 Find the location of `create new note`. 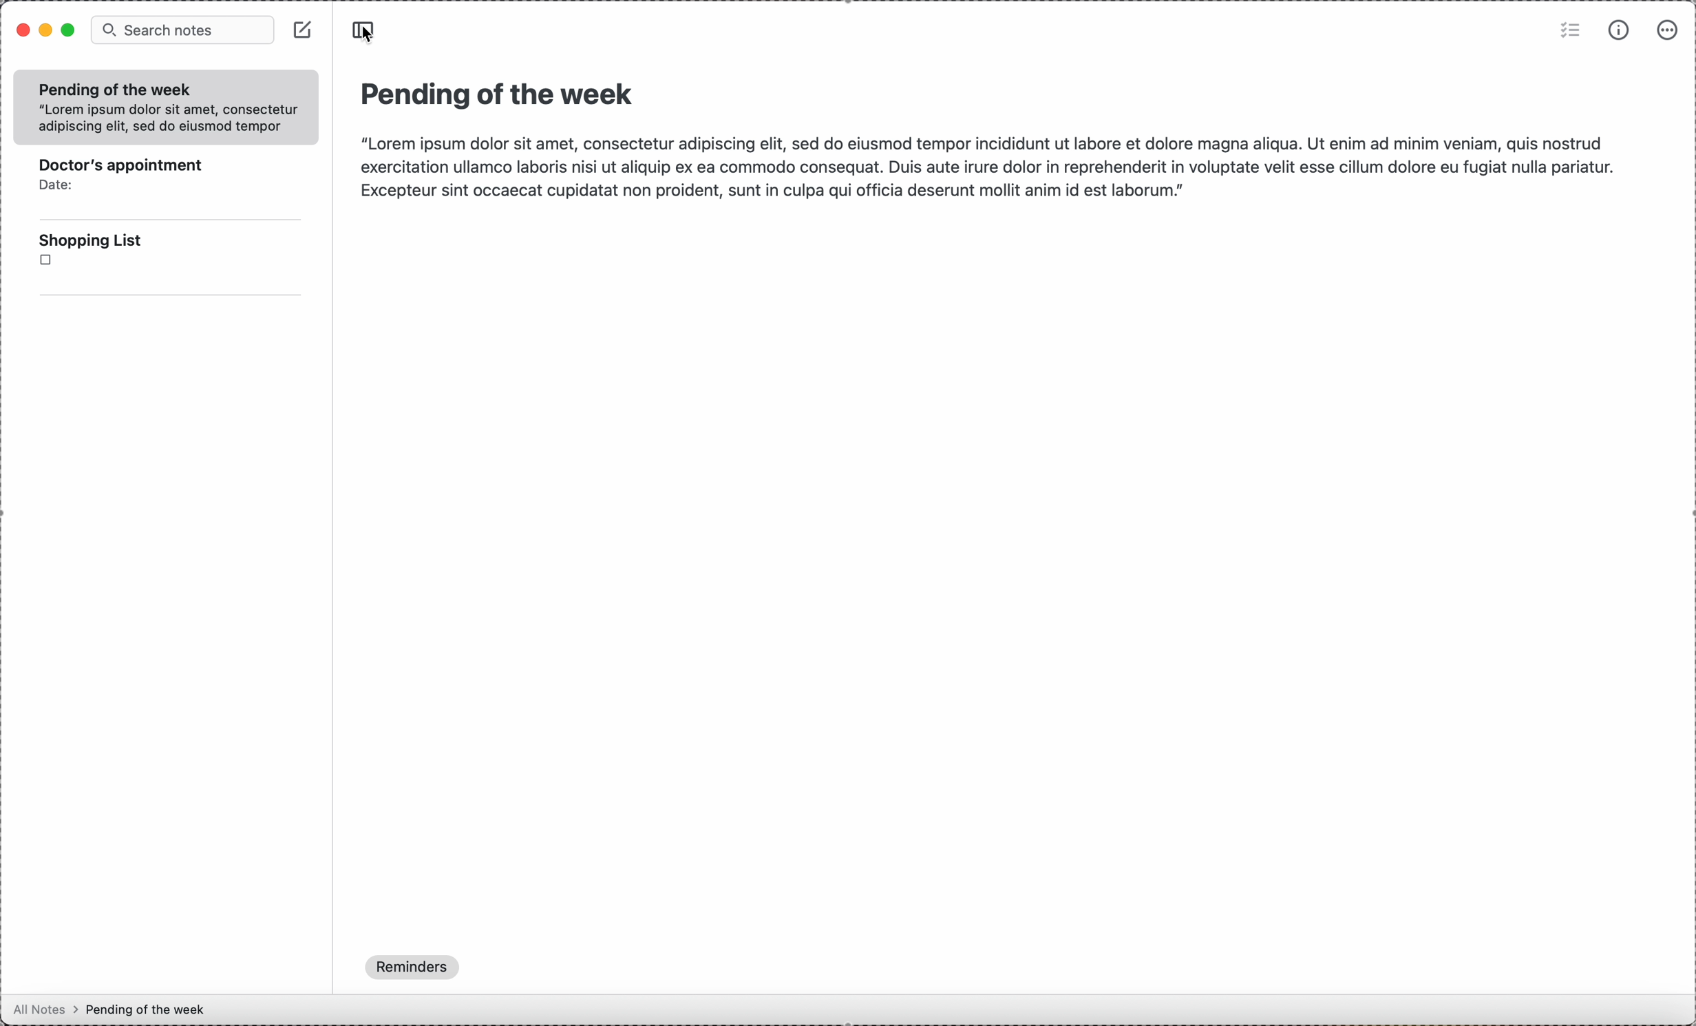

create new note is located at coordinates (303, 32).